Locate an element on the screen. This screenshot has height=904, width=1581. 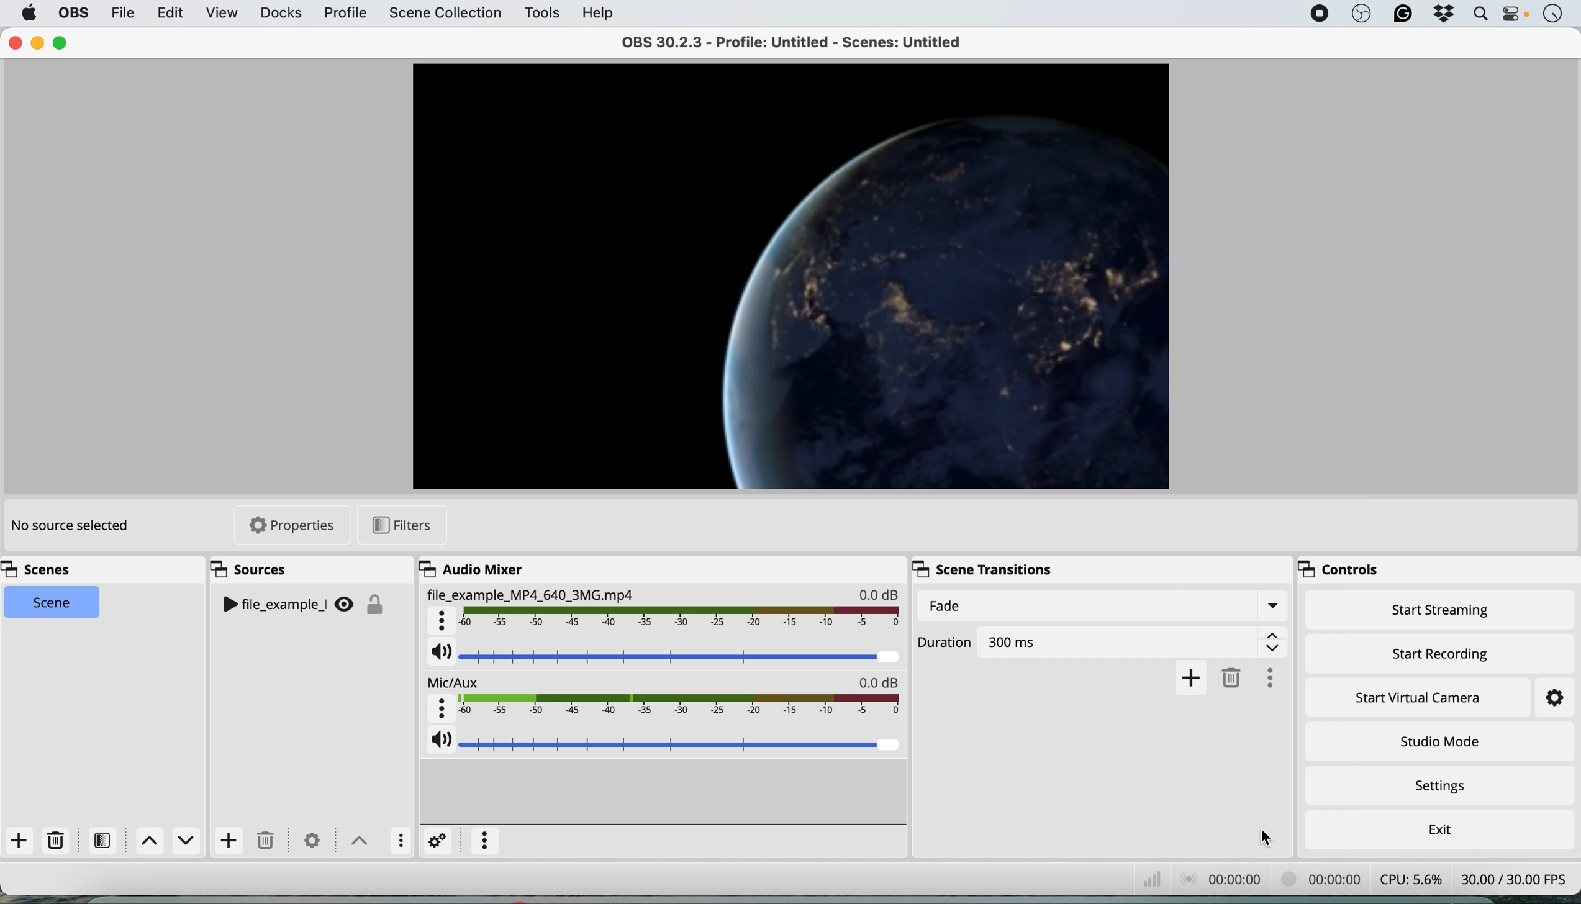
settings is located at coordinates (310, 840).